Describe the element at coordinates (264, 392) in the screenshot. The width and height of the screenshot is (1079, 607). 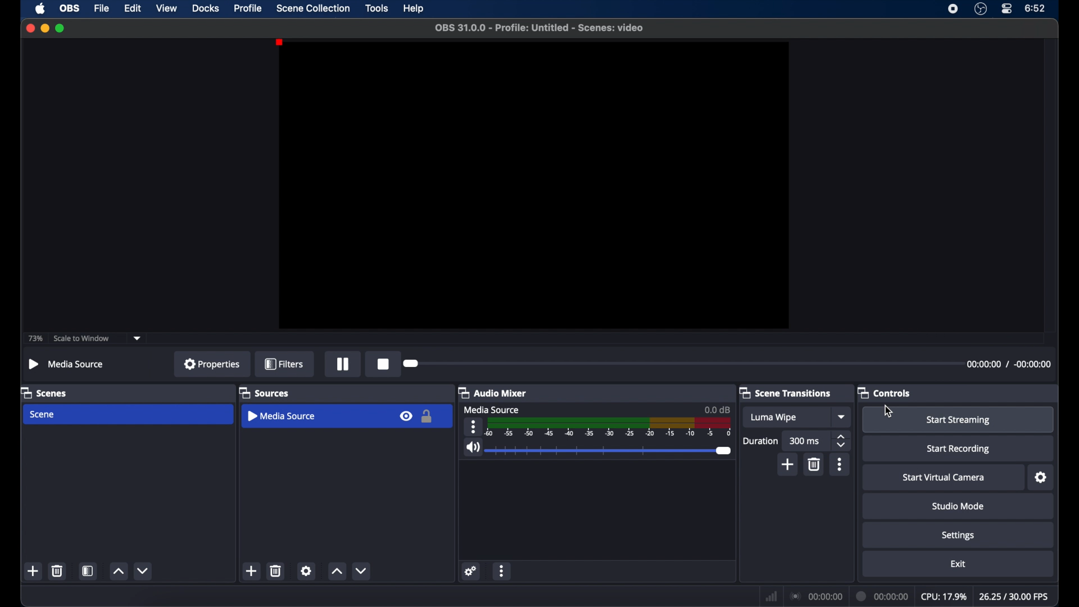
I see `sources` at that location.